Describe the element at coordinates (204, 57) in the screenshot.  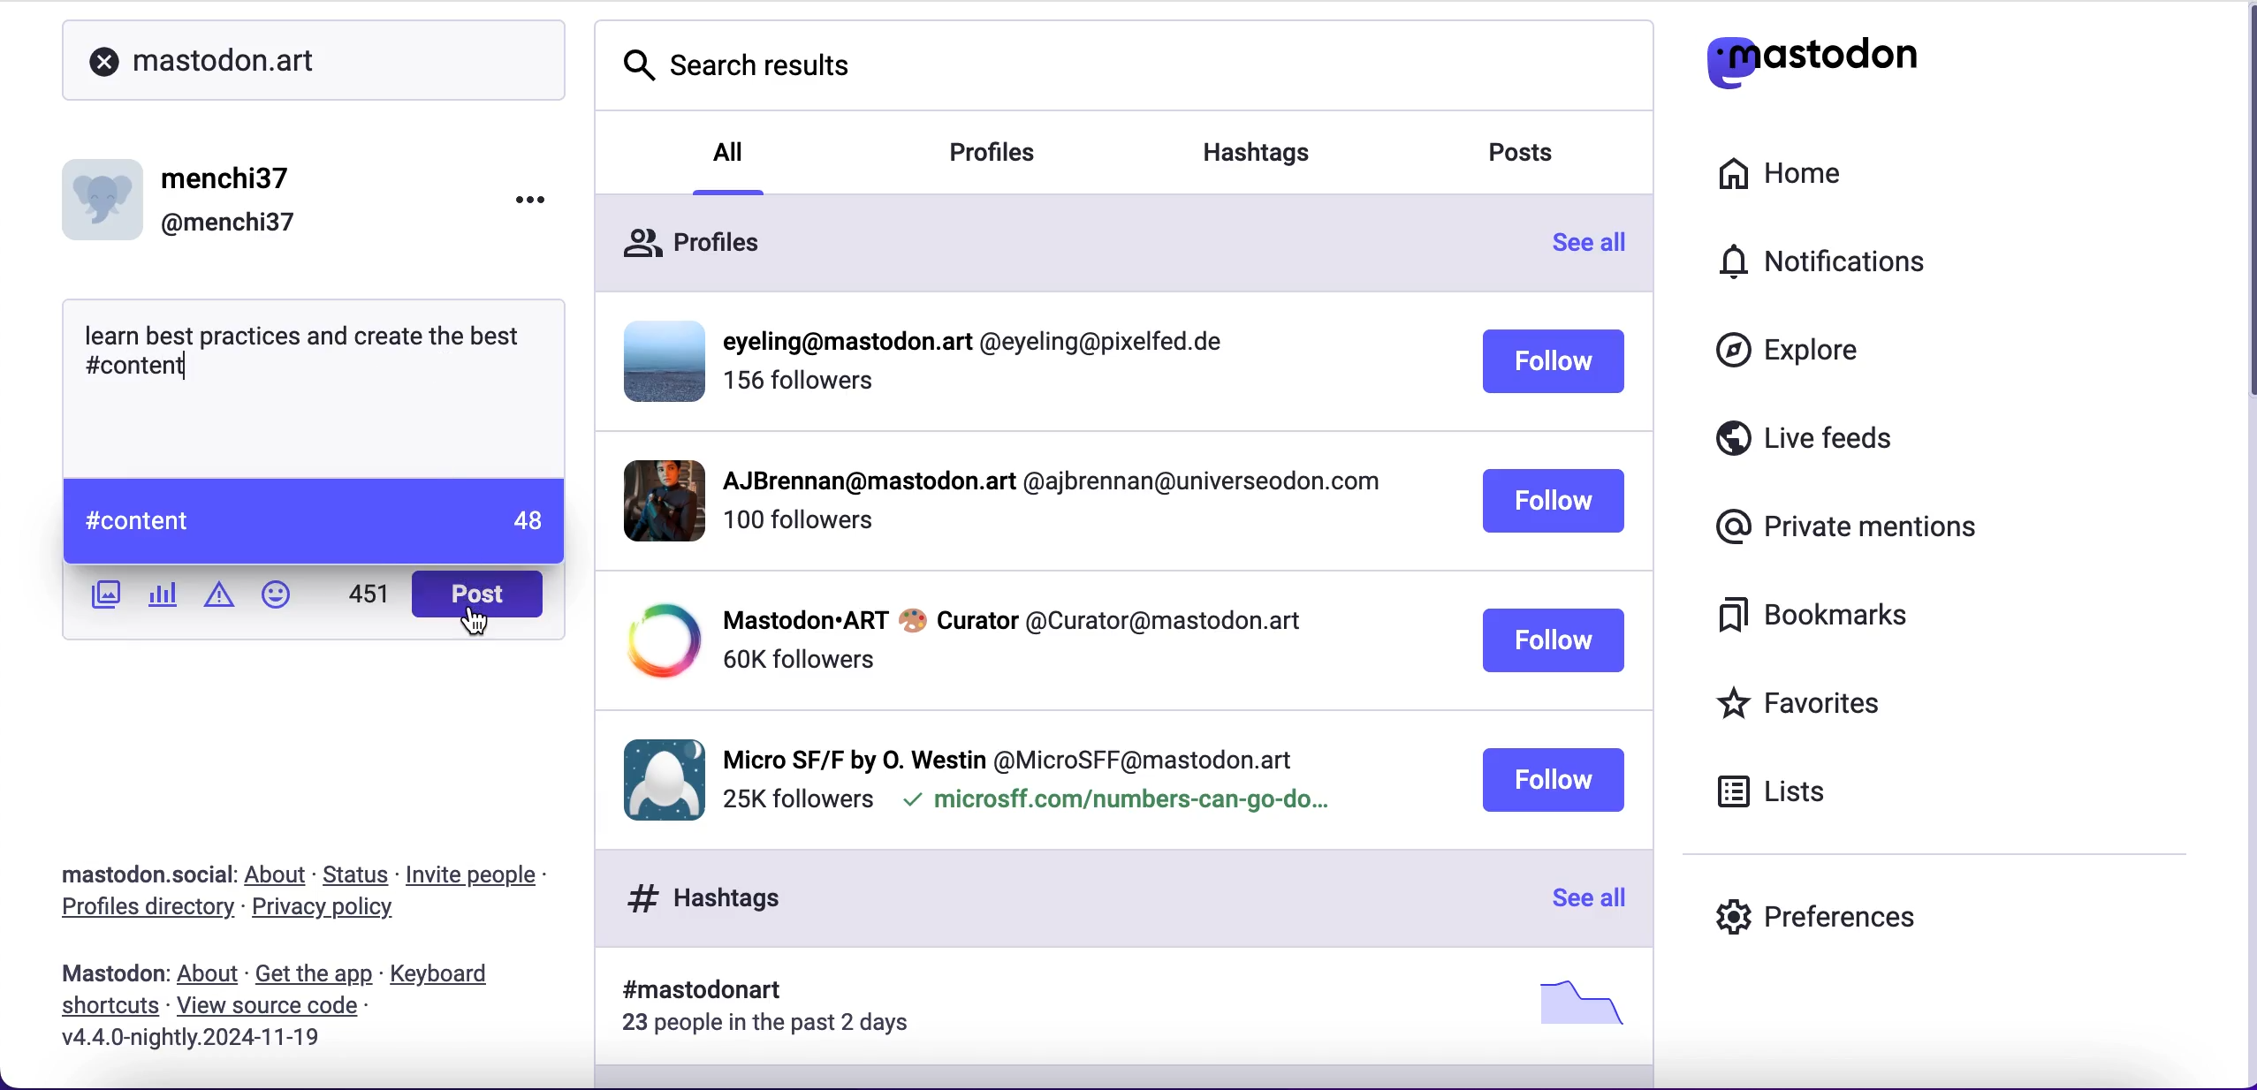
I see `mastodon.art` at that location.